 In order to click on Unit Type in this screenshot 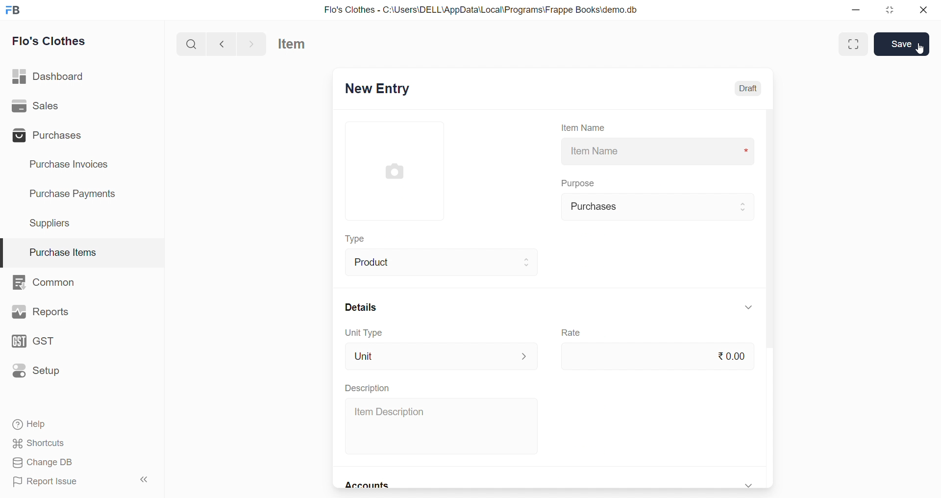, I will do `click(363, 333)`.